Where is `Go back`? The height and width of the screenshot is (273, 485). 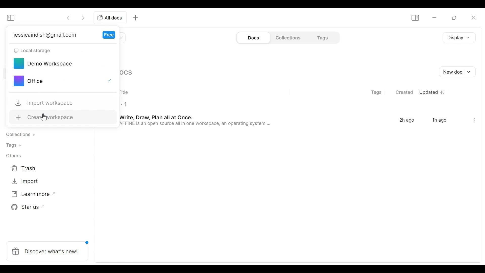 Go back is located at coordinates (69, 18).